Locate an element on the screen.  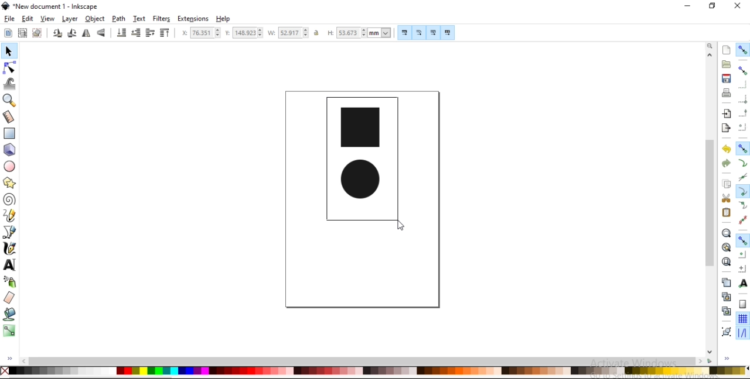
raise selection to top is located at coordinates (165, 33).